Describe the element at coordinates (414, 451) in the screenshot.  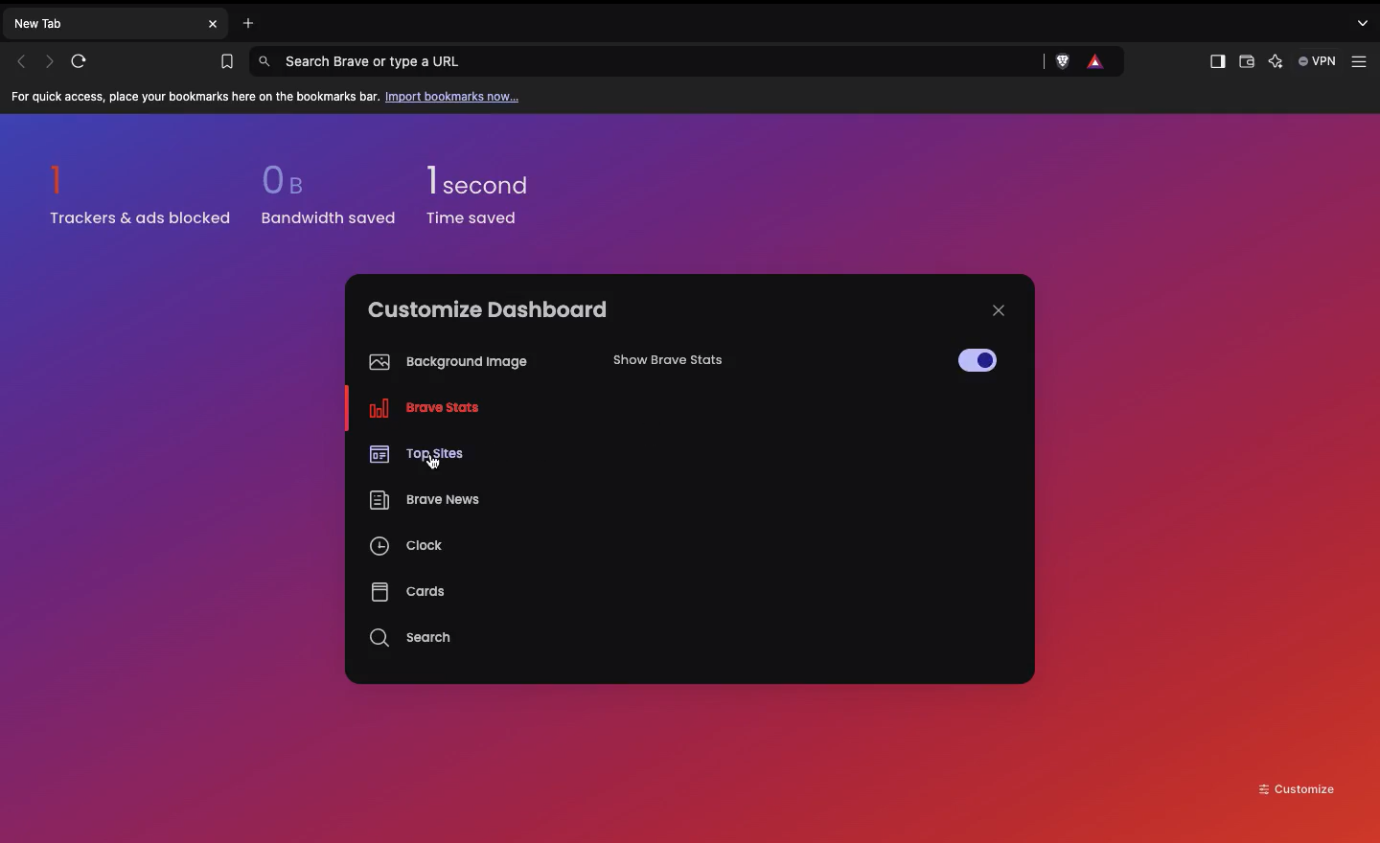
I see `Top sites` at that location.